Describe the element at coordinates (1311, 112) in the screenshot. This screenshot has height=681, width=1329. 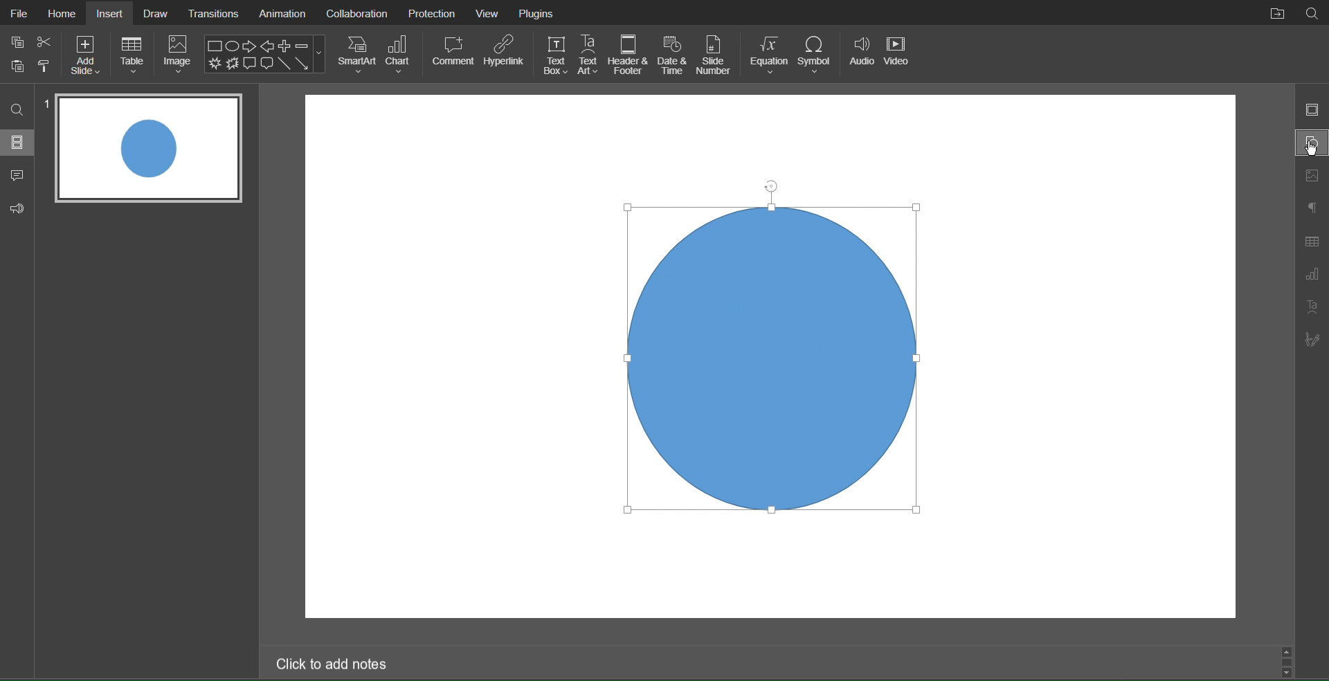
I see `Slide Settings` at that location.